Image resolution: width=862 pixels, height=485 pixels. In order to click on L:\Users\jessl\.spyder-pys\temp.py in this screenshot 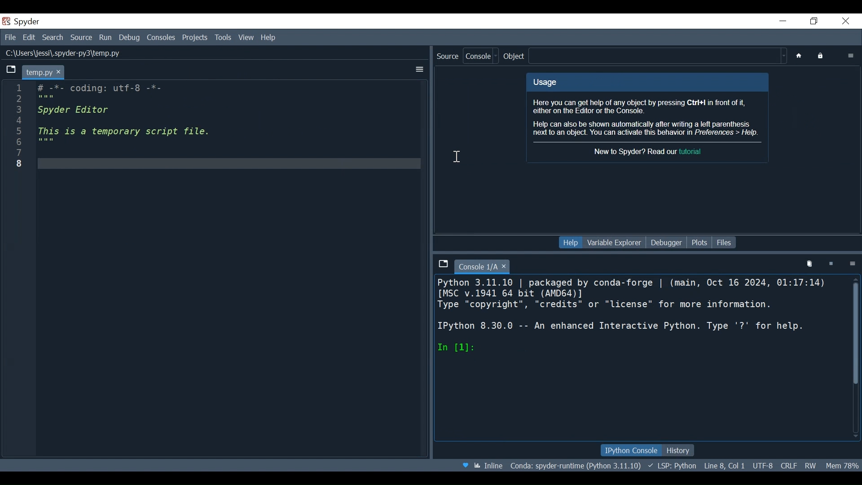, I will do `click(71, 56)`.